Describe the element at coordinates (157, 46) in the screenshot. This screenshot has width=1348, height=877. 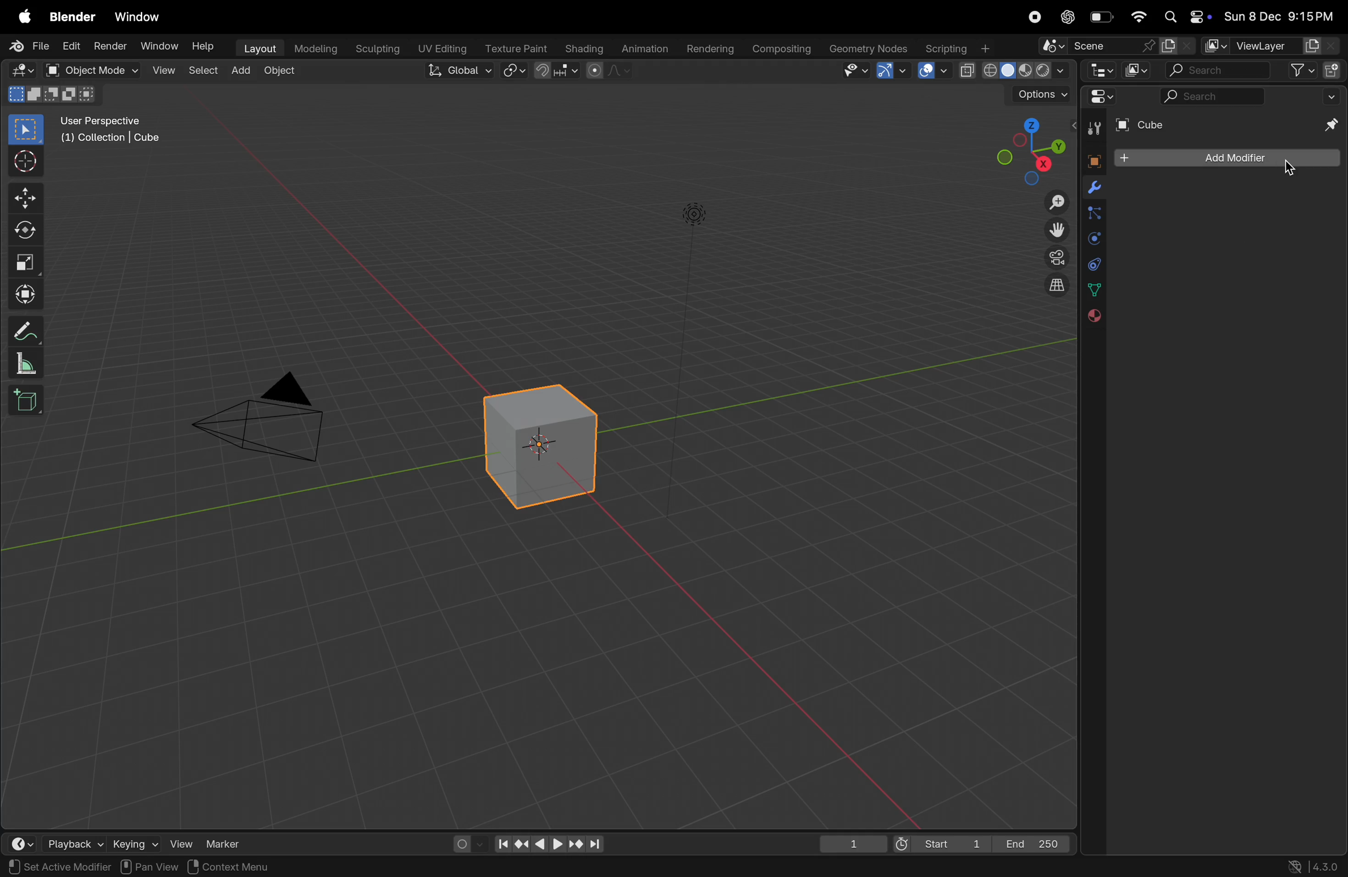
I see `window` at that location.